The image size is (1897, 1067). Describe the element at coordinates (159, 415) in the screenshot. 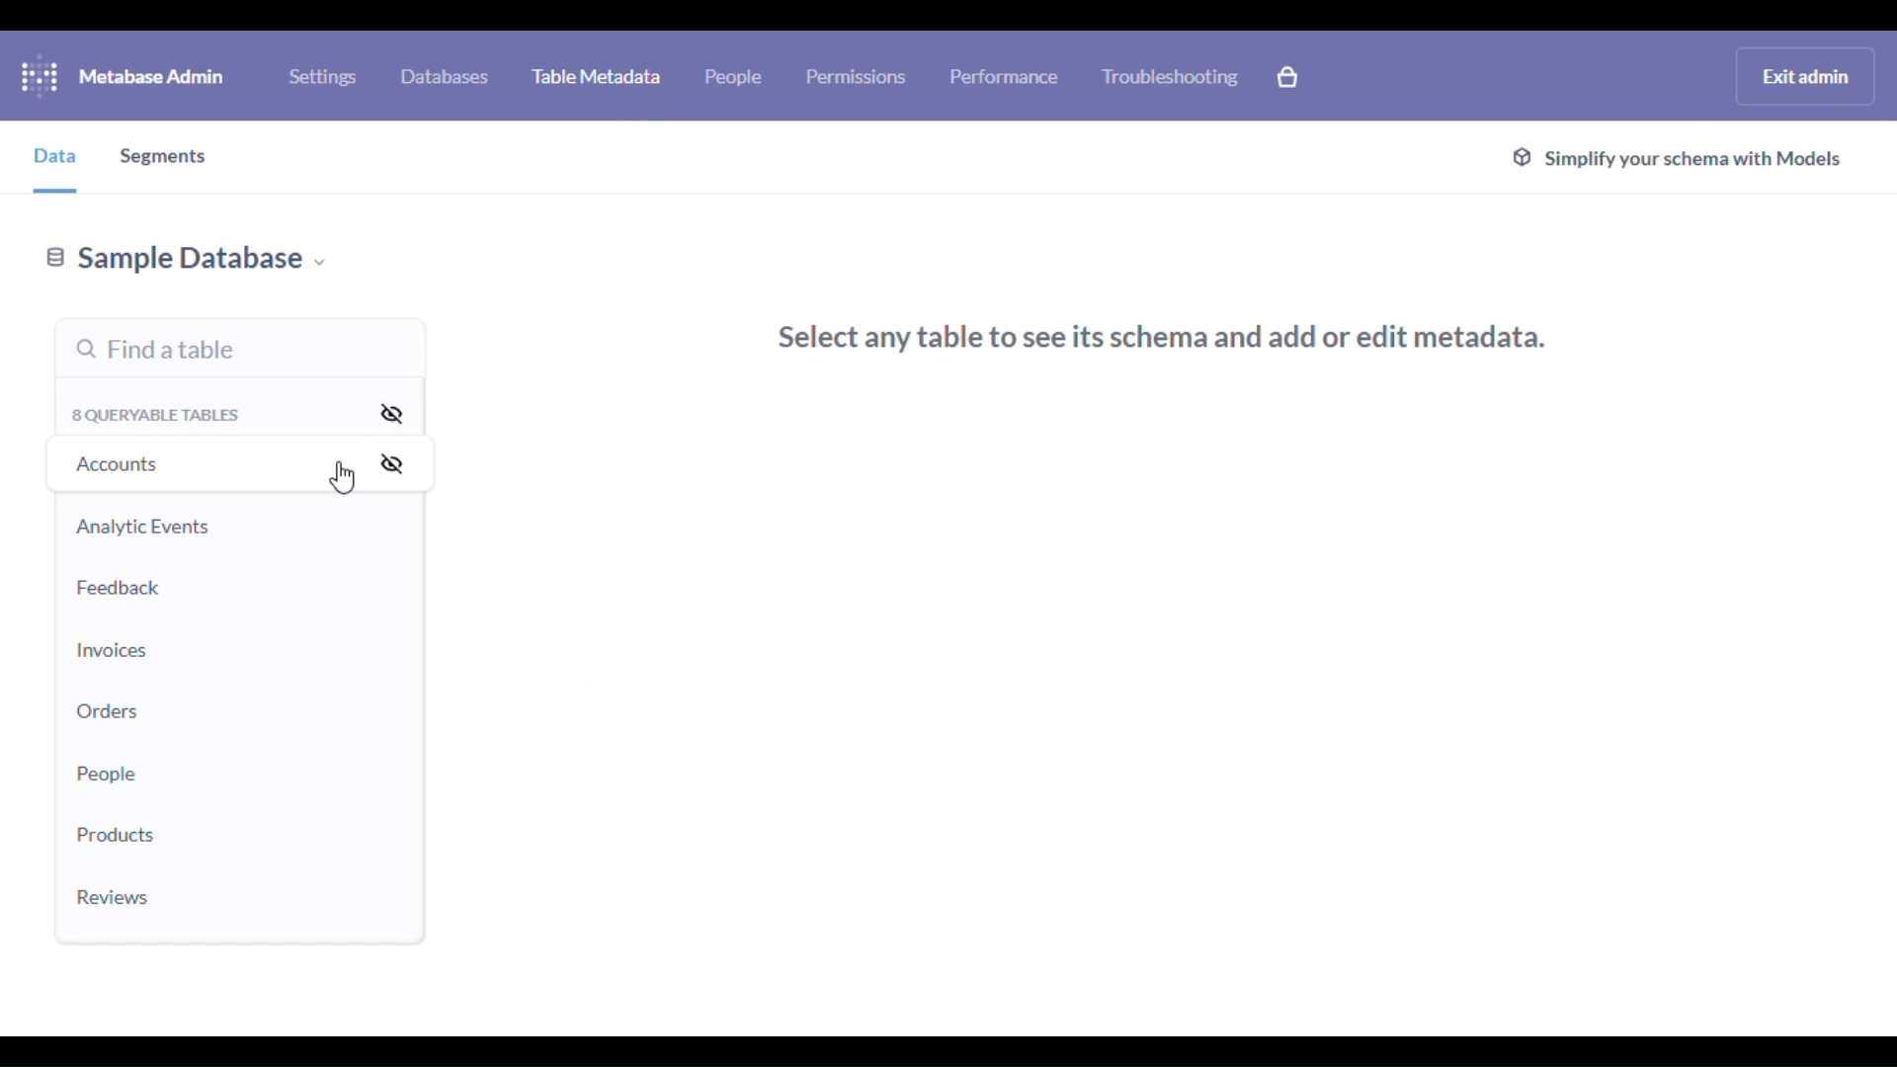

I see `8 queryable tables` at that location.